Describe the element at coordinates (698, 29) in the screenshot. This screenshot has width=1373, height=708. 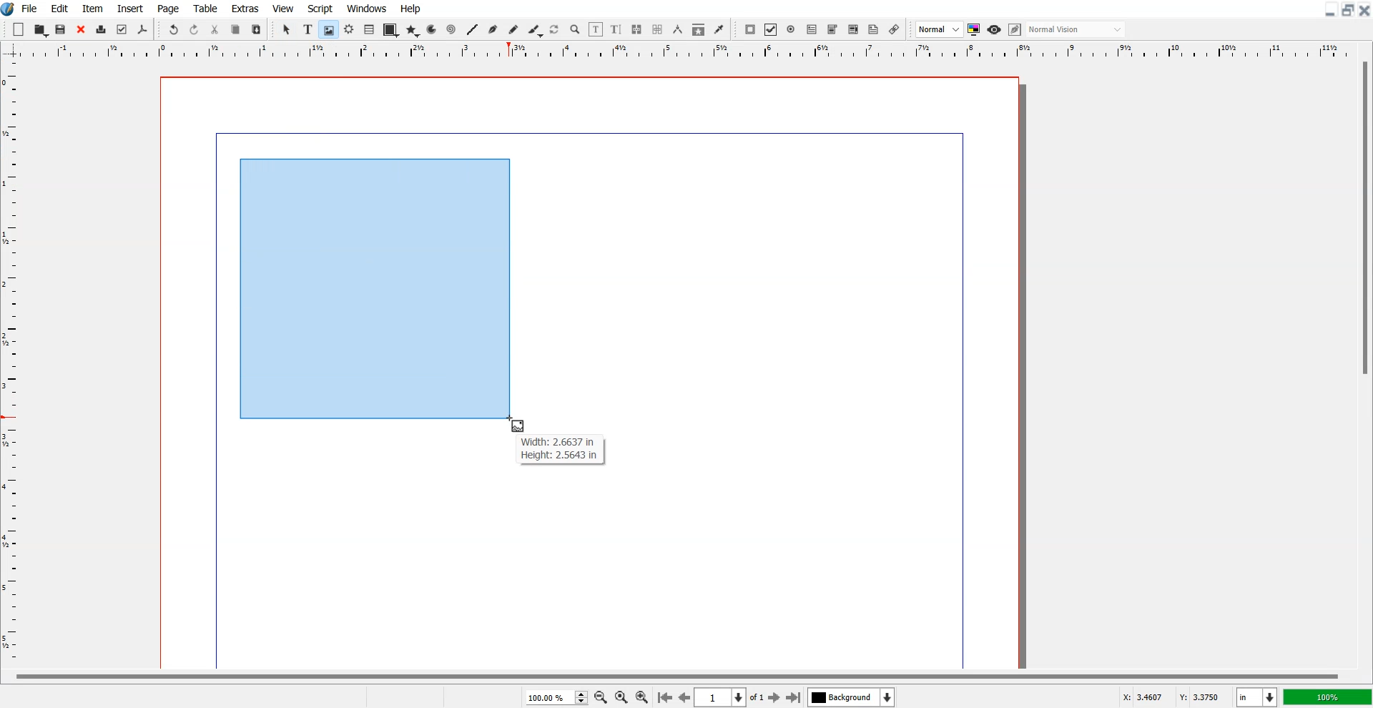
I see `Copy Item Properties` at that location.